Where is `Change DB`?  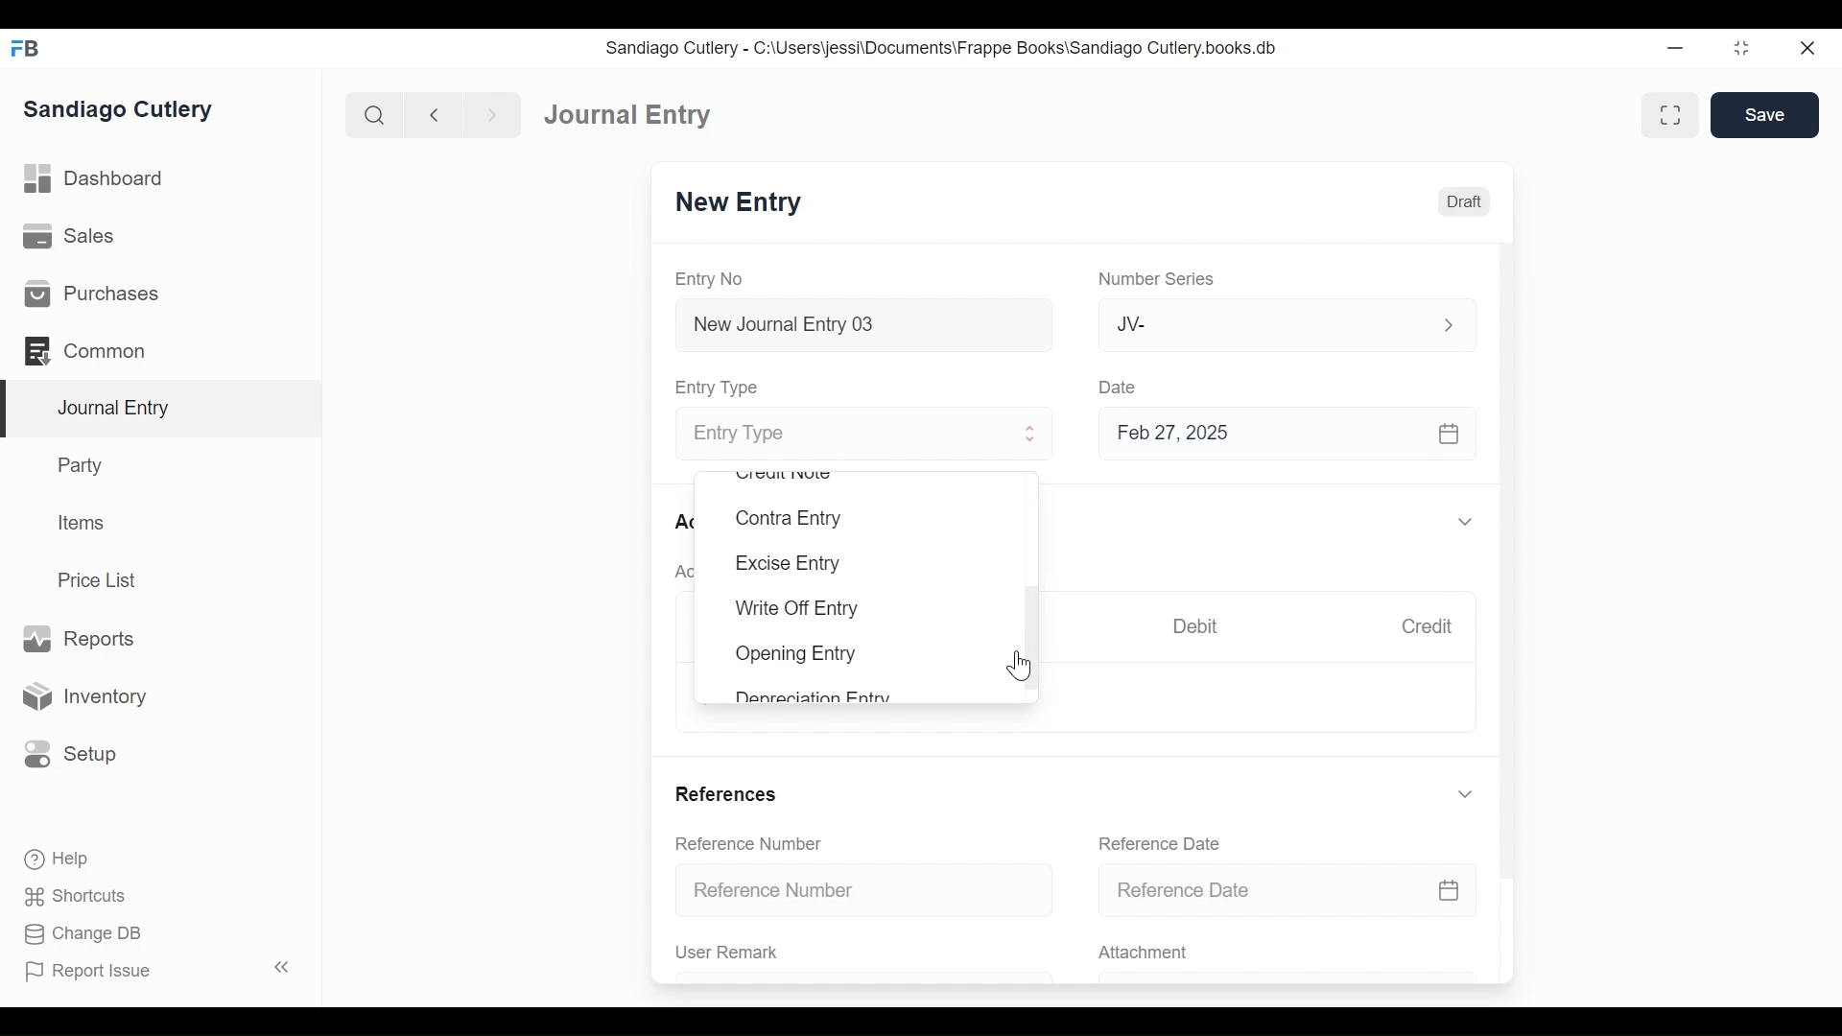 Change DB is located at coordinates (82, 934).